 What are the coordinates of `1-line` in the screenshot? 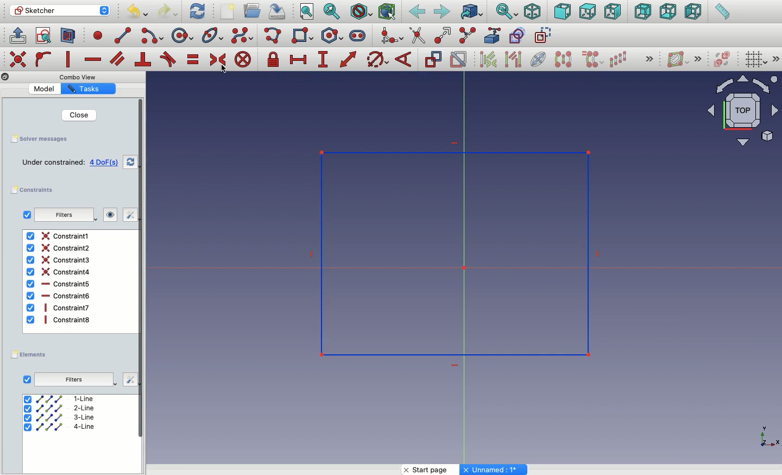 It's located at (60, 398).